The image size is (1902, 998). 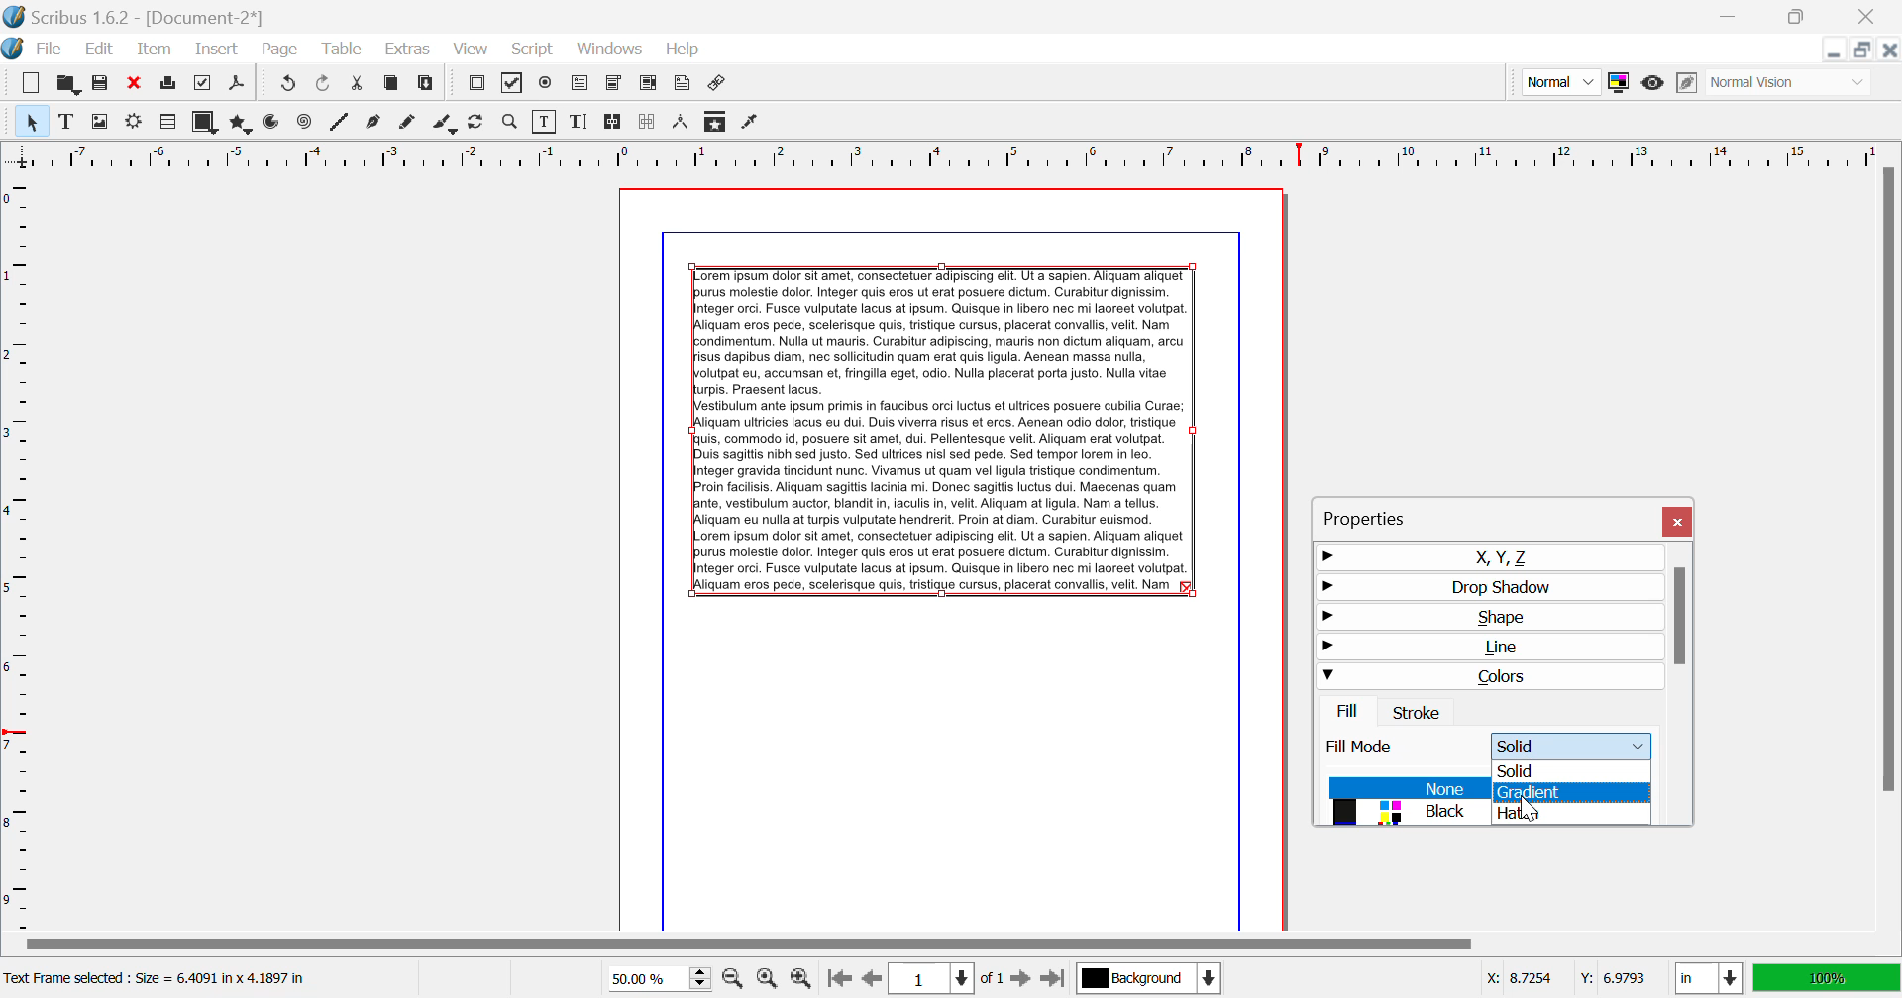 I want to click on Pdf Push Button, so click(x=476, y=85).